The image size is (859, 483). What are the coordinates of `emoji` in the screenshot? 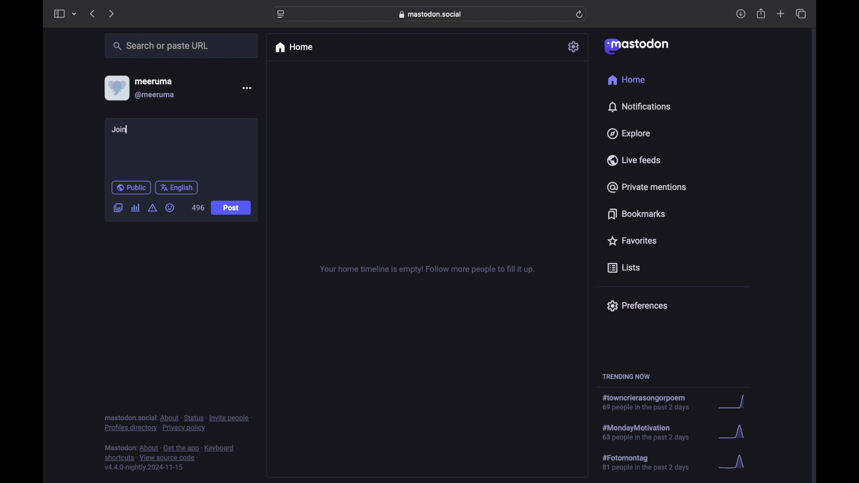 It's located at (170, 208).